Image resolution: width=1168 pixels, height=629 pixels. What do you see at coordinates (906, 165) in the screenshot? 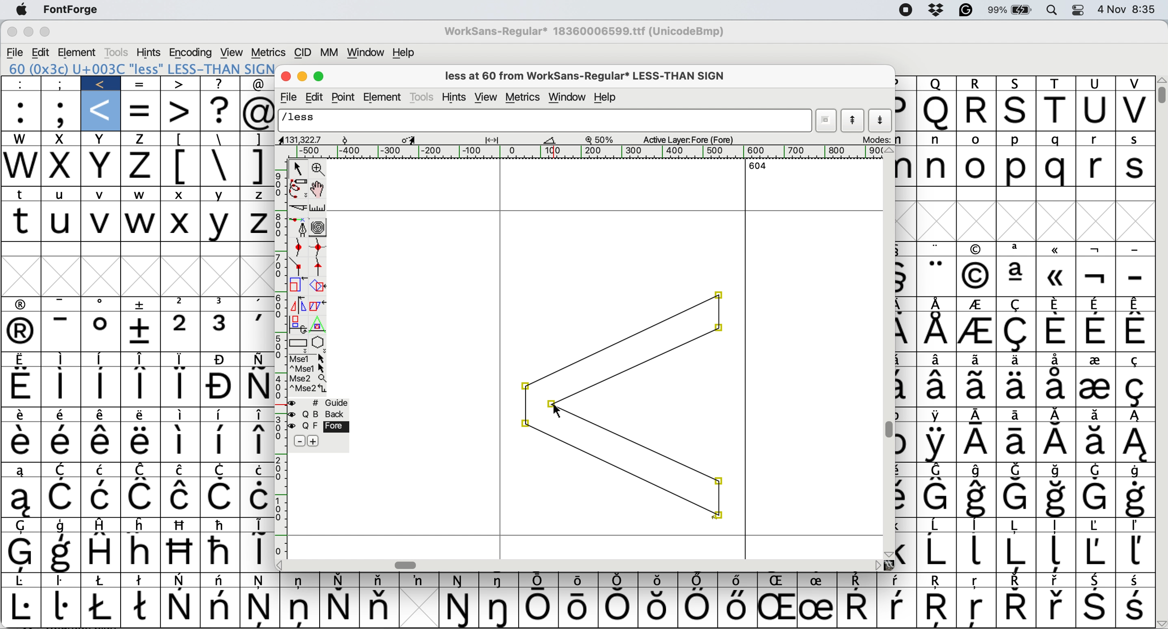
I see `m` at bounding box center [906, 165].